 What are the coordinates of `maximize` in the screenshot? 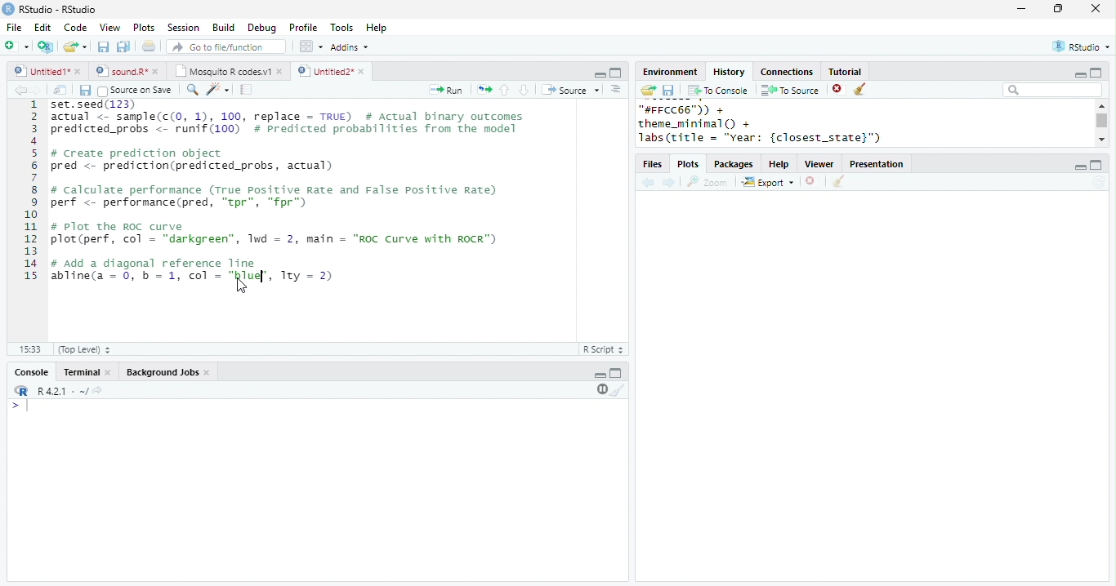 It's located at (615, 73).